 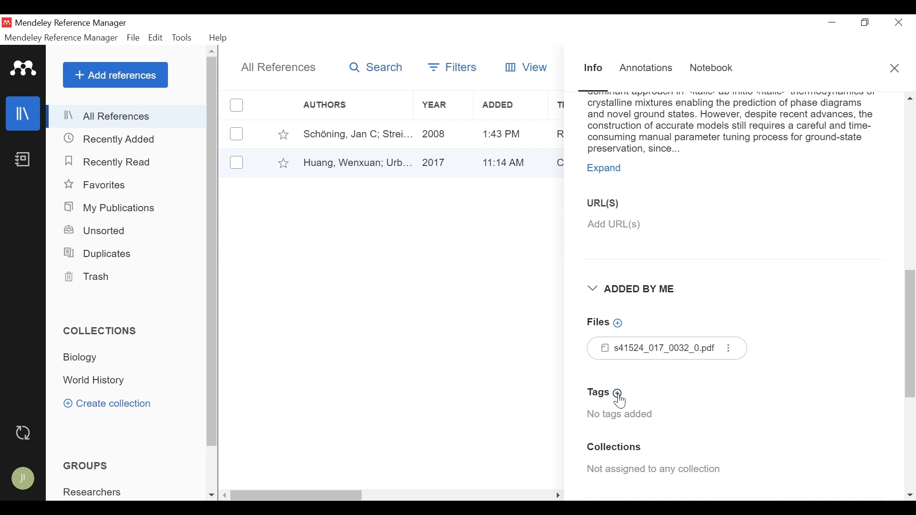 I want to click on Filters, so click(x=451, y=67).